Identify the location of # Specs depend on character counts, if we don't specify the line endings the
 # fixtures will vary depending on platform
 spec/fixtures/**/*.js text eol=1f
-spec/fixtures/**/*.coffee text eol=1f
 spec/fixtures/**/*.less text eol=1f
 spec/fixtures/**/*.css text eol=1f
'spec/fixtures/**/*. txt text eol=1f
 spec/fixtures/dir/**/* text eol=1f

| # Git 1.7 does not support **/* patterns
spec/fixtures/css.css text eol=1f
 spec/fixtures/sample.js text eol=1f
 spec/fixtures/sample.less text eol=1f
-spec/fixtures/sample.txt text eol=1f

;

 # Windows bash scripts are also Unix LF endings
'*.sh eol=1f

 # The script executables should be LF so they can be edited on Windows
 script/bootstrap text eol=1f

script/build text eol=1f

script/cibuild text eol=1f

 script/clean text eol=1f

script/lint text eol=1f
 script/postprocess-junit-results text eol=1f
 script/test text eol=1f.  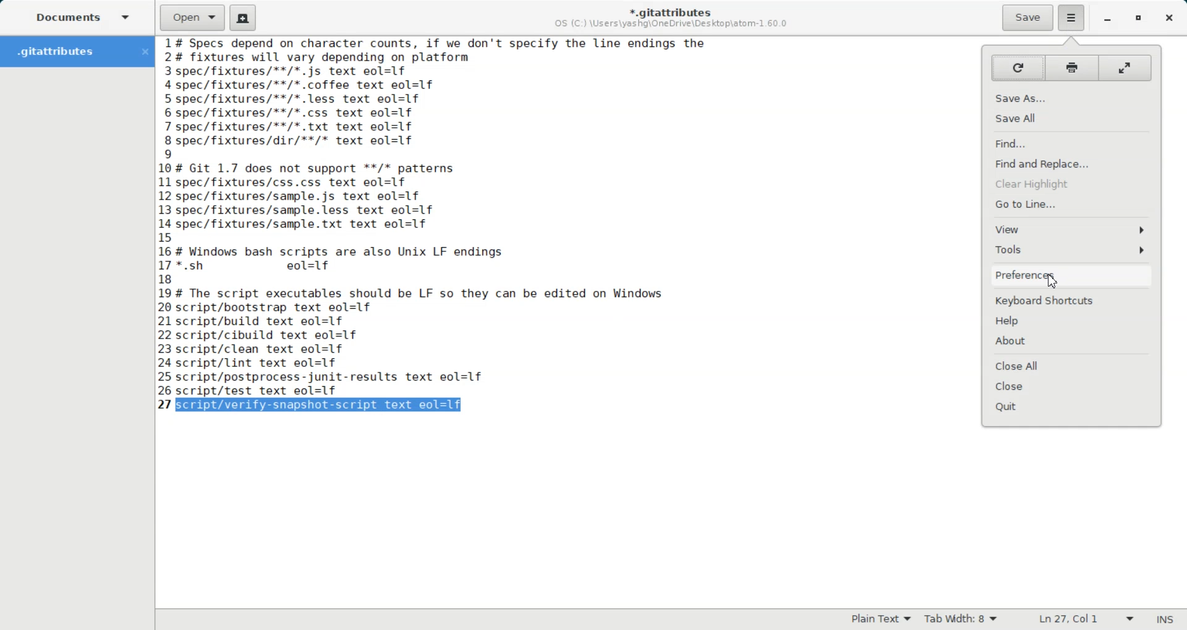
(452, 216).